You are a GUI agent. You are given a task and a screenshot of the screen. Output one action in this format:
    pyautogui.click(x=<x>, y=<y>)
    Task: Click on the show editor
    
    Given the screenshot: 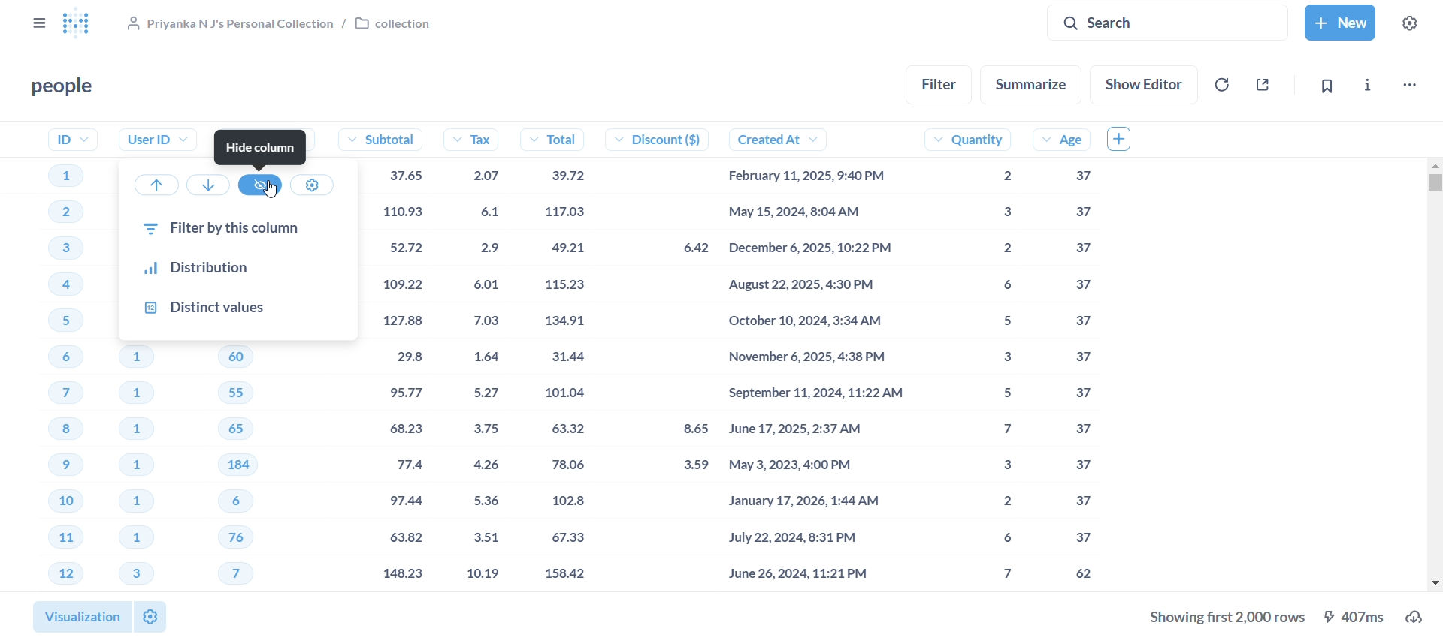 What is the action you would take?
    pyautogui.click(x=1142, y=83)
    